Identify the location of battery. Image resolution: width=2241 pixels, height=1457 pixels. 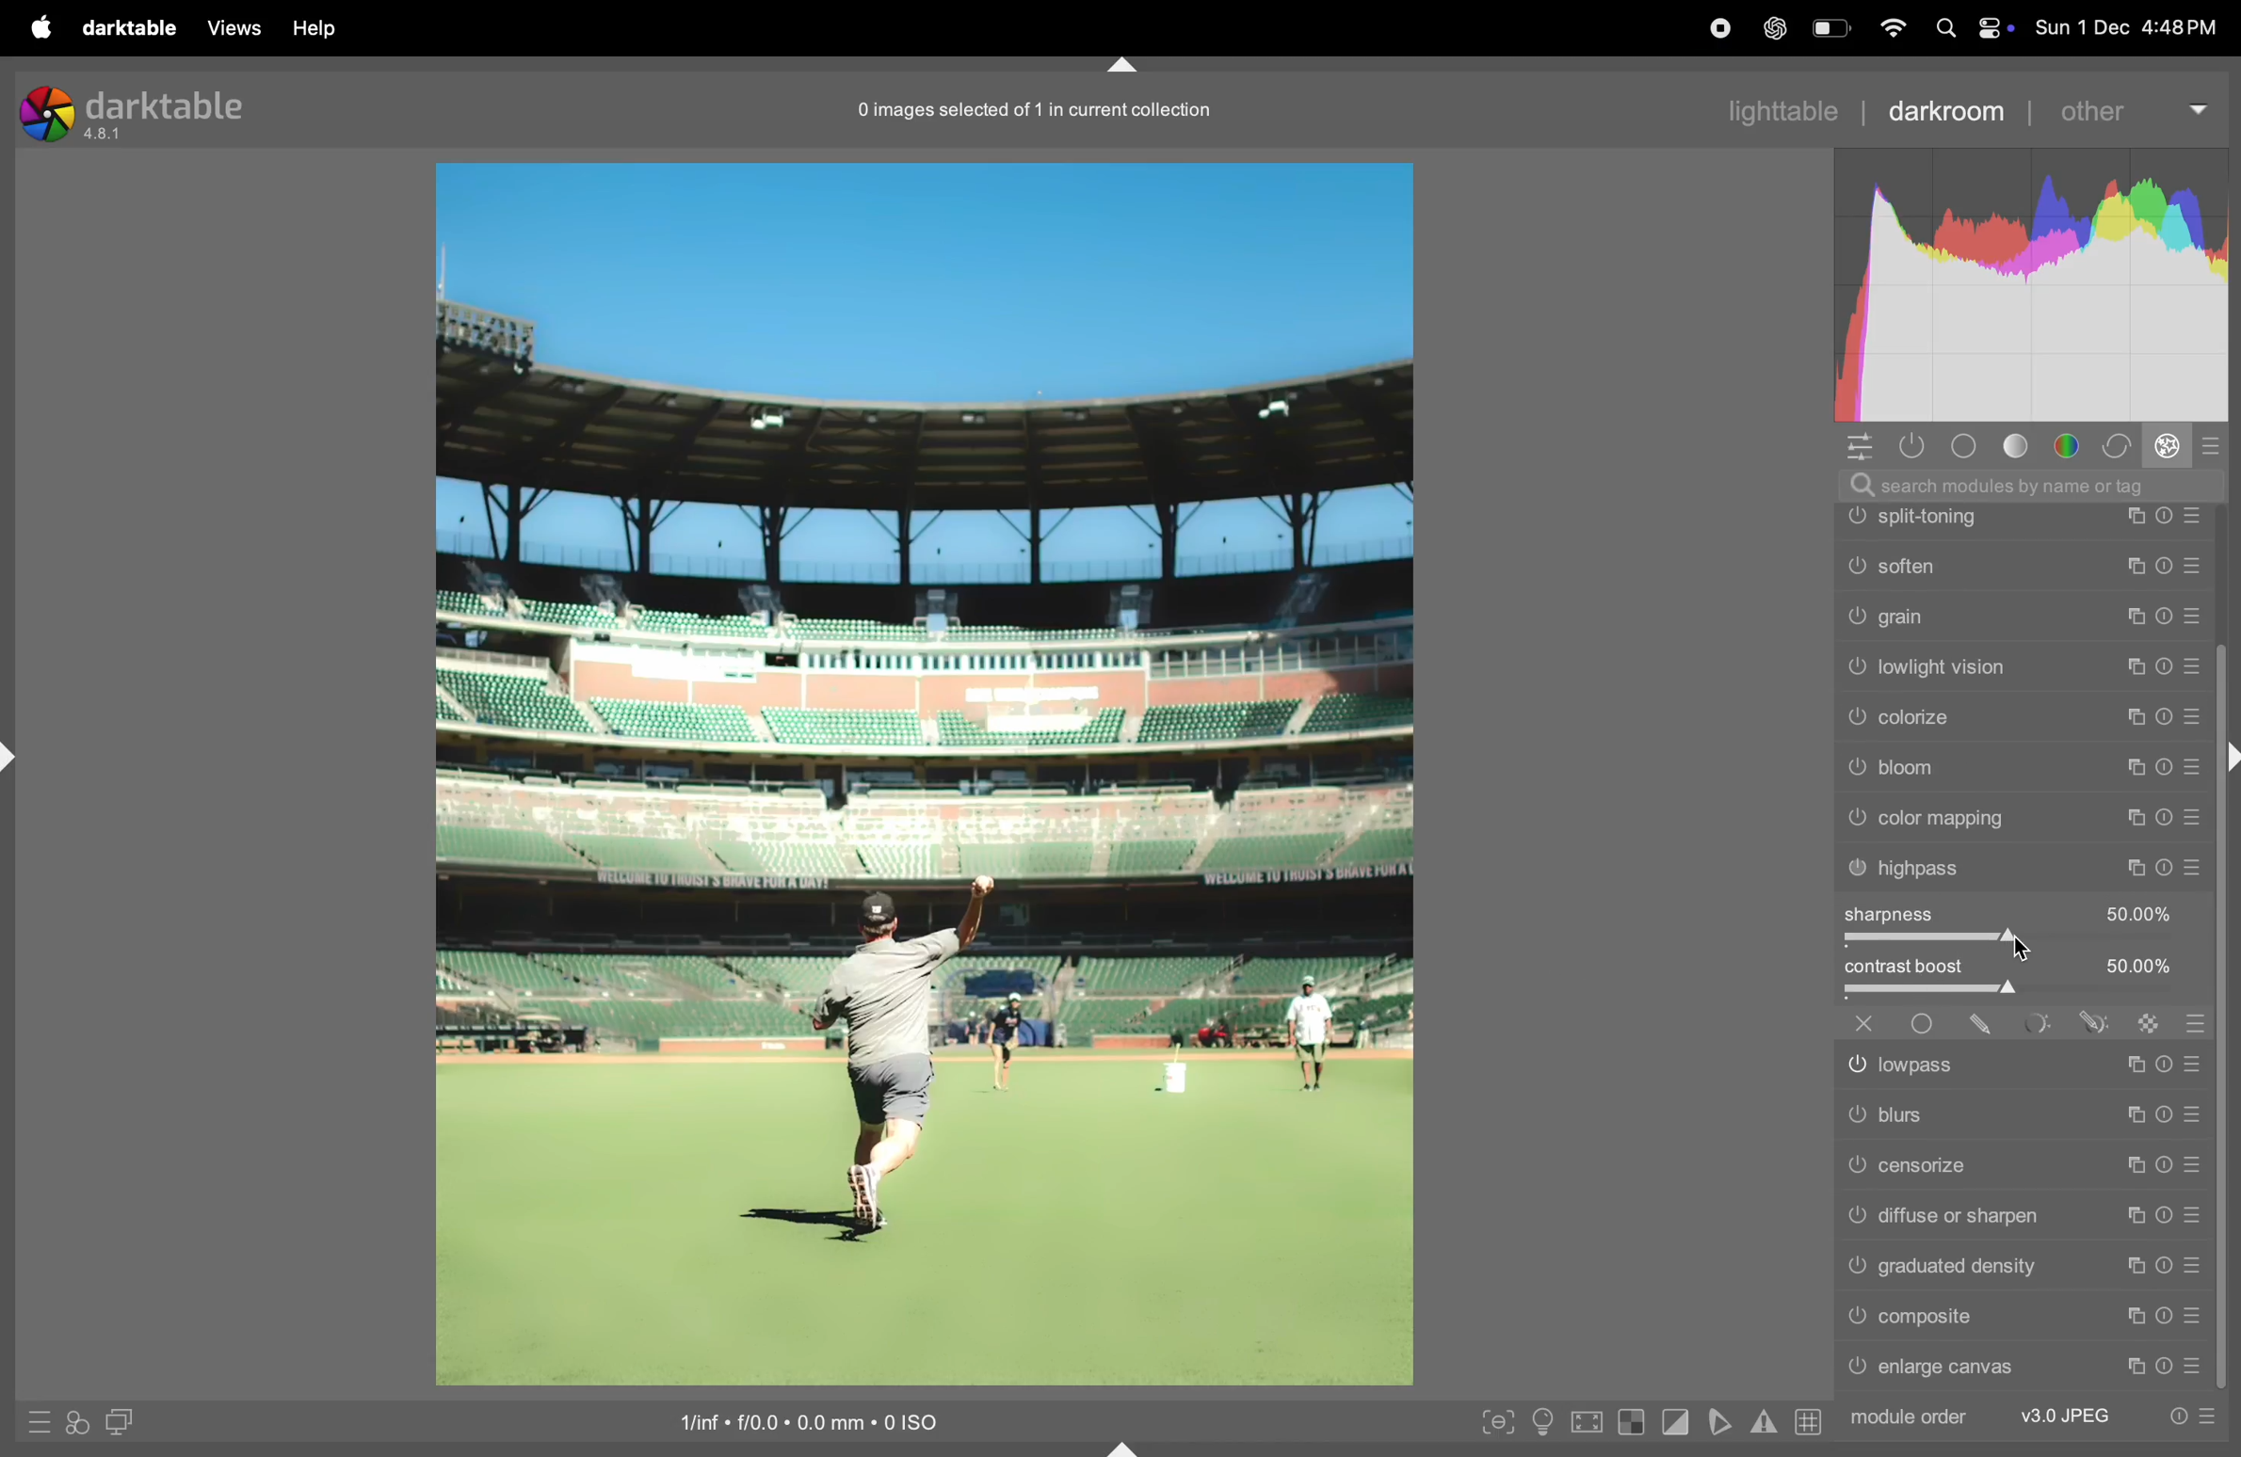
(1830, 27).